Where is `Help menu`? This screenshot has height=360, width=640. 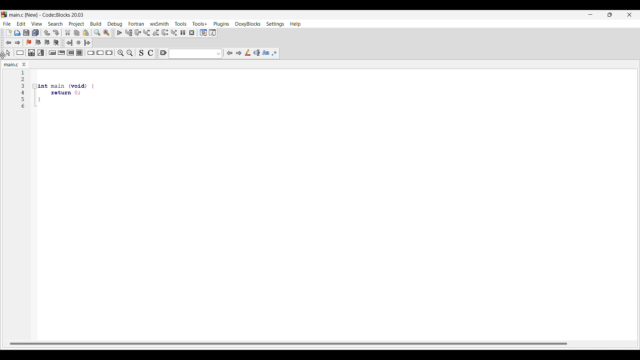 Help menu is located at coordinates (295, 24).